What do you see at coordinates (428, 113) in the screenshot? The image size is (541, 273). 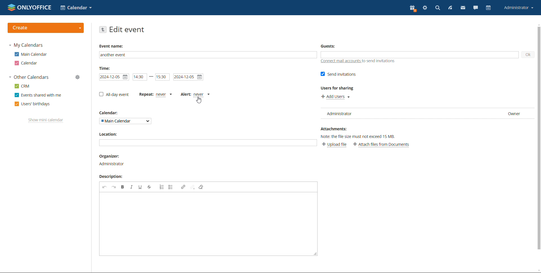 I see `user list` at bounding box center [428, 113].